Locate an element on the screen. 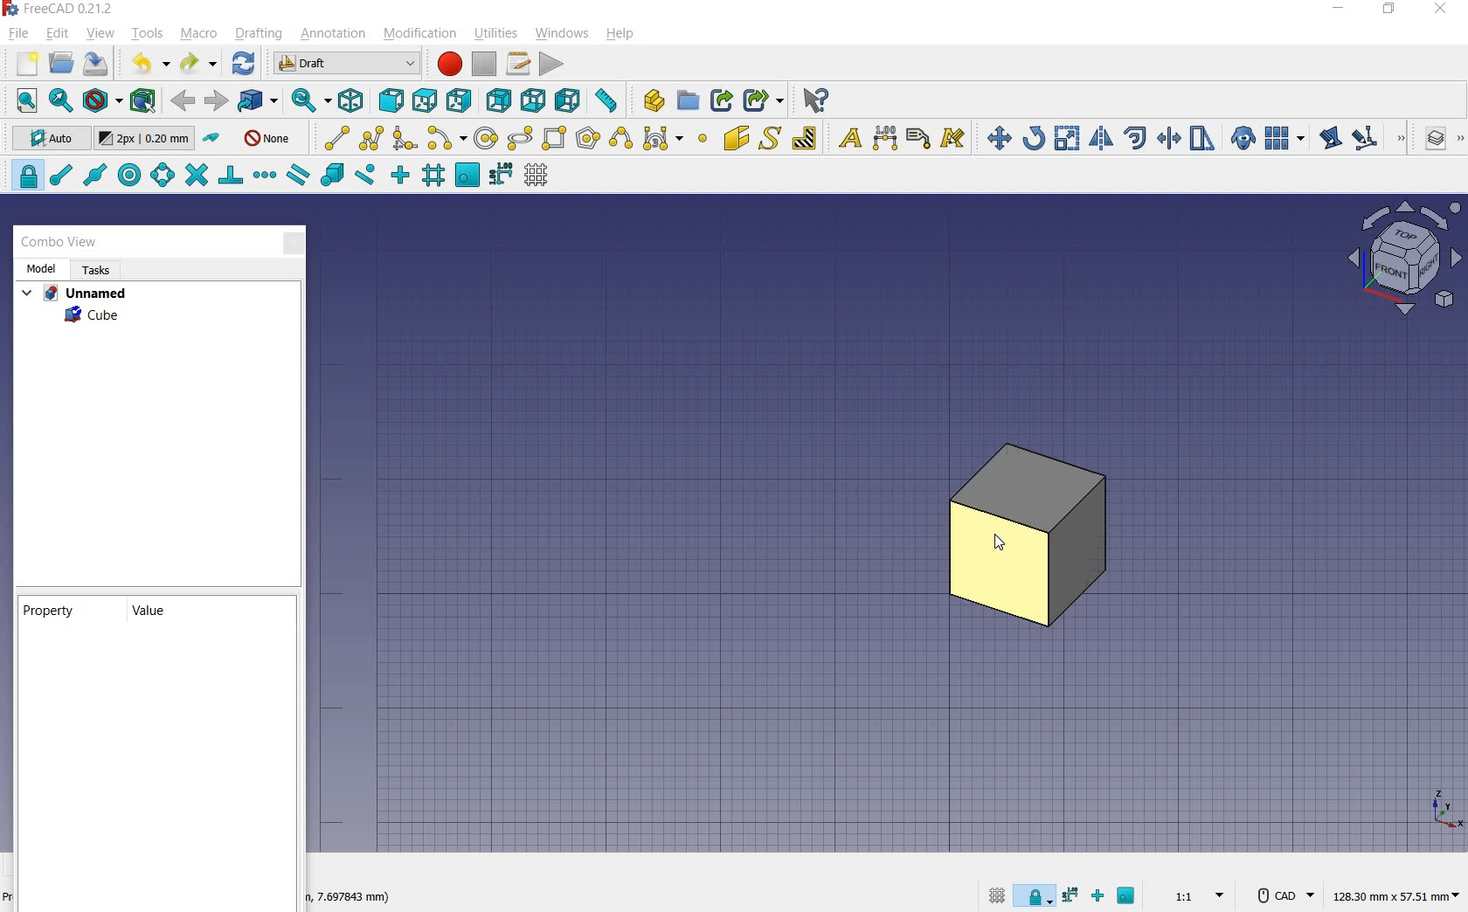 Image resolution: width=1468 pixels, height=912 pixels. arc tools is located at coordinates (447, 138).